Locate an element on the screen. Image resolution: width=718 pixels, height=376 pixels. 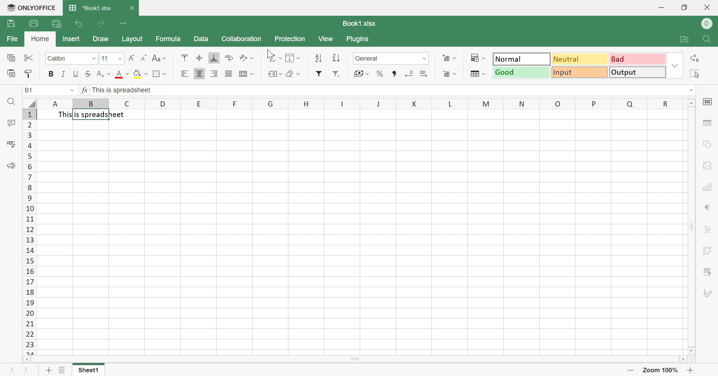
A1 is located at coordinates (30, 89).